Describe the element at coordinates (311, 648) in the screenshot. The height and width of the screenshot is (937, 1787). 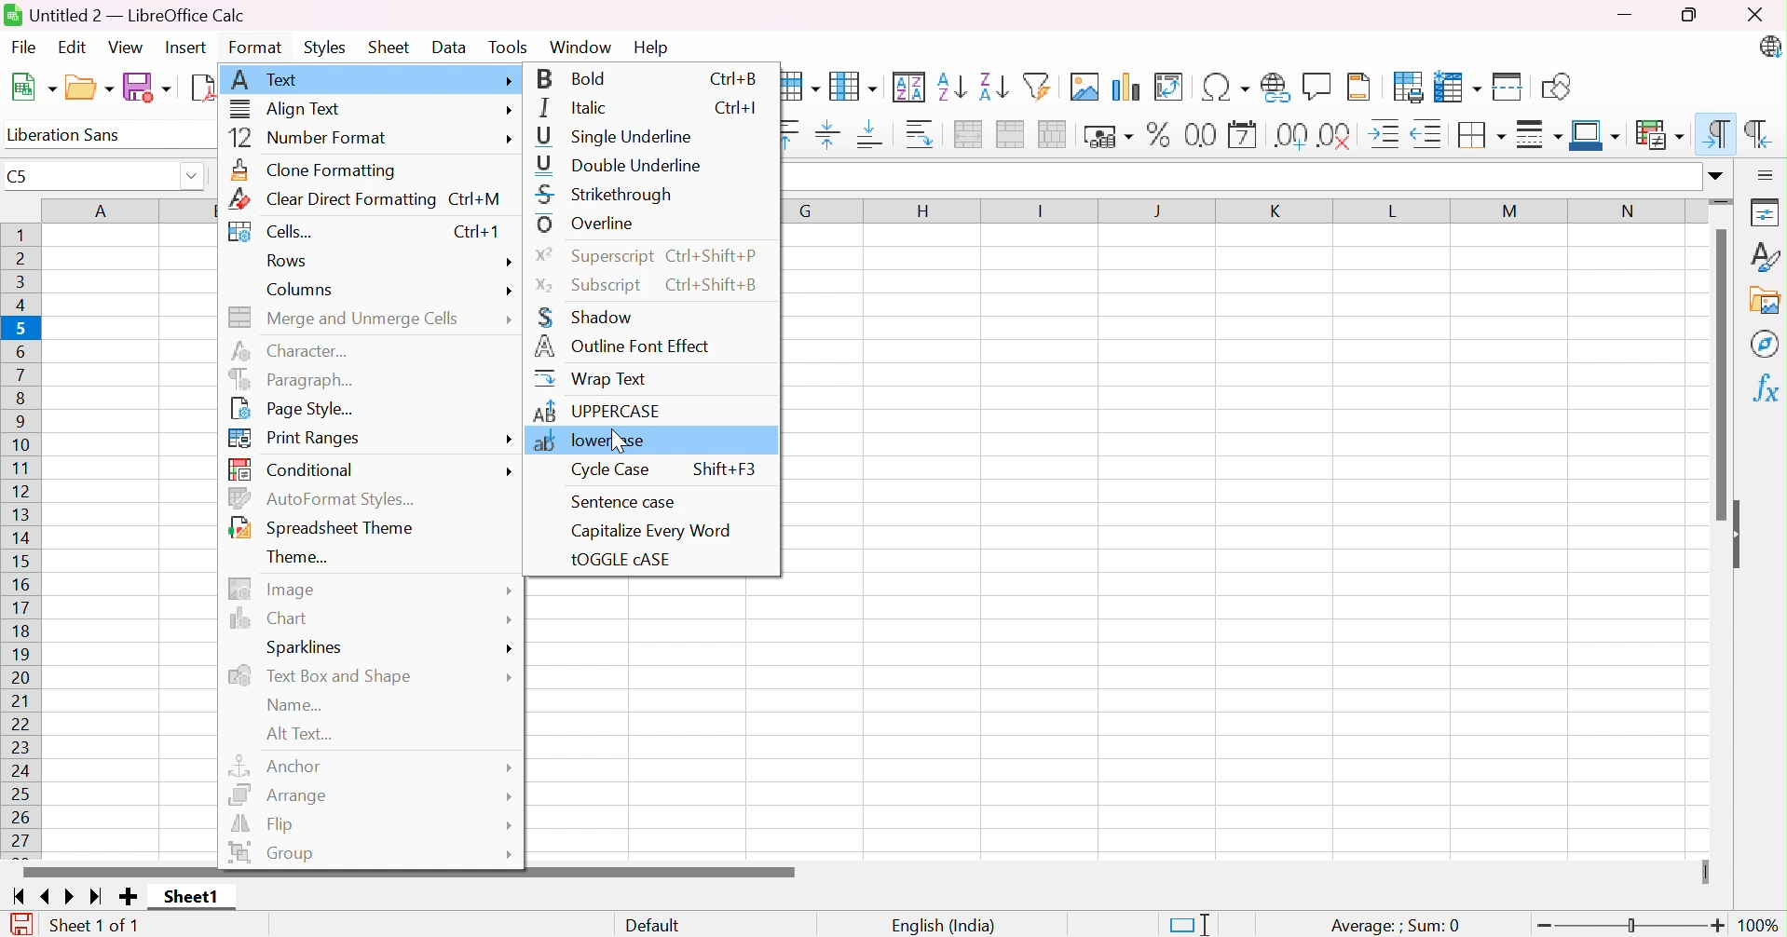
I see `Sparlines` at that location.